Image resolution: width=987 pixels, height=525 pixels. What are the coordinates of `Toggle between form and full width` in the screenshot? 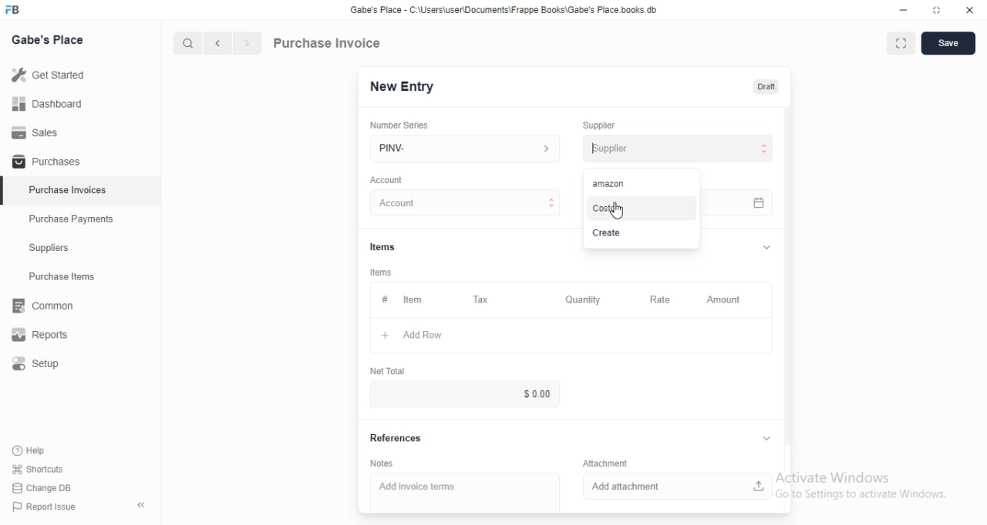 It's located at (901, 43).